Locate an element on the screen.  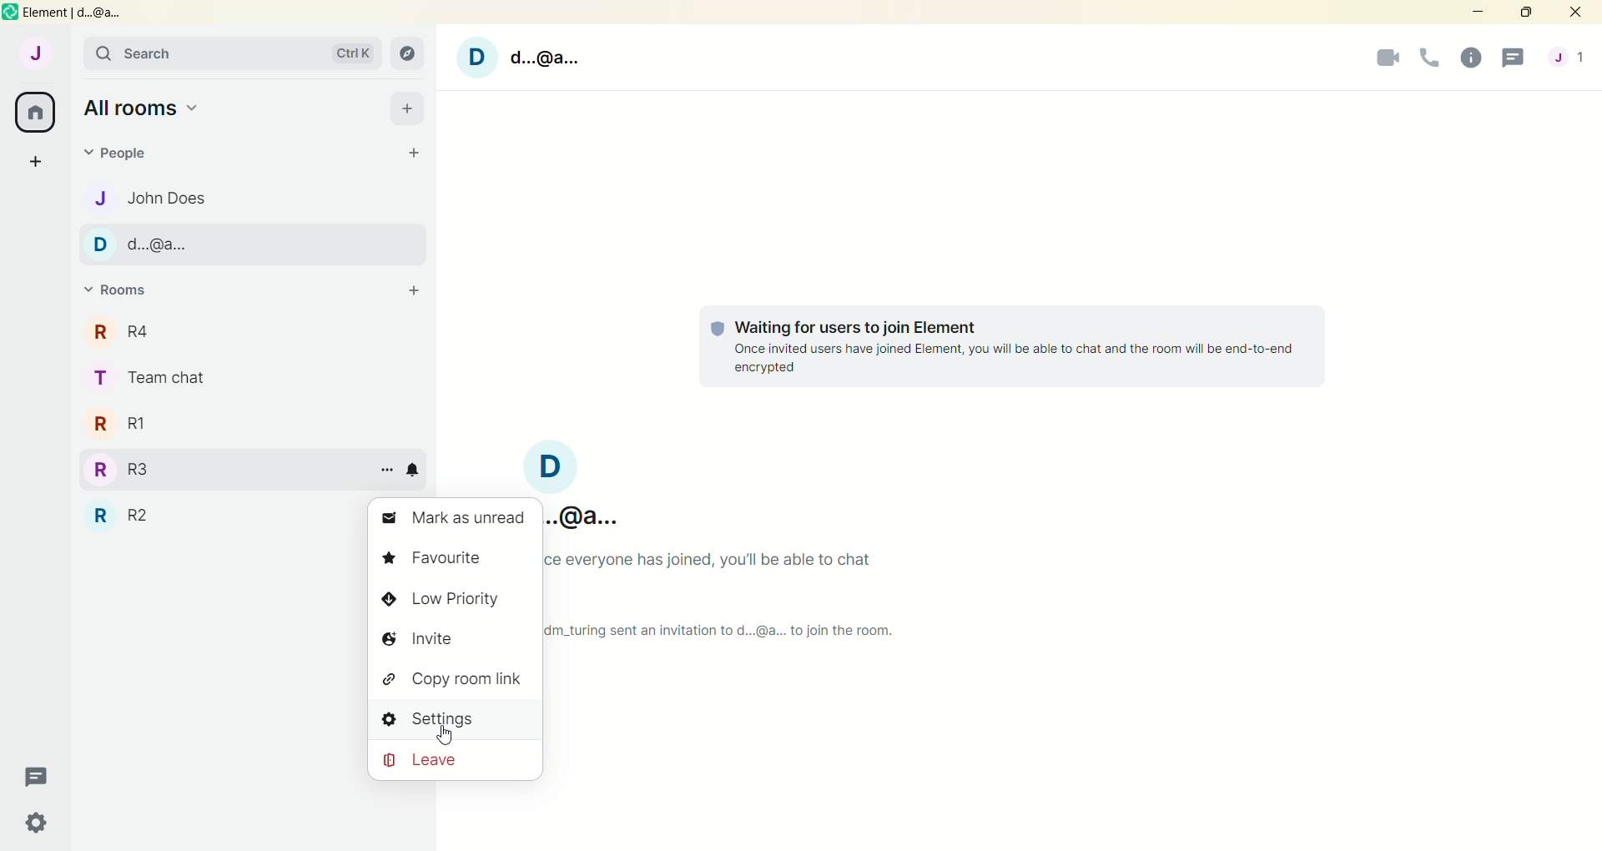
threads is located at coordinates (1514, 60).